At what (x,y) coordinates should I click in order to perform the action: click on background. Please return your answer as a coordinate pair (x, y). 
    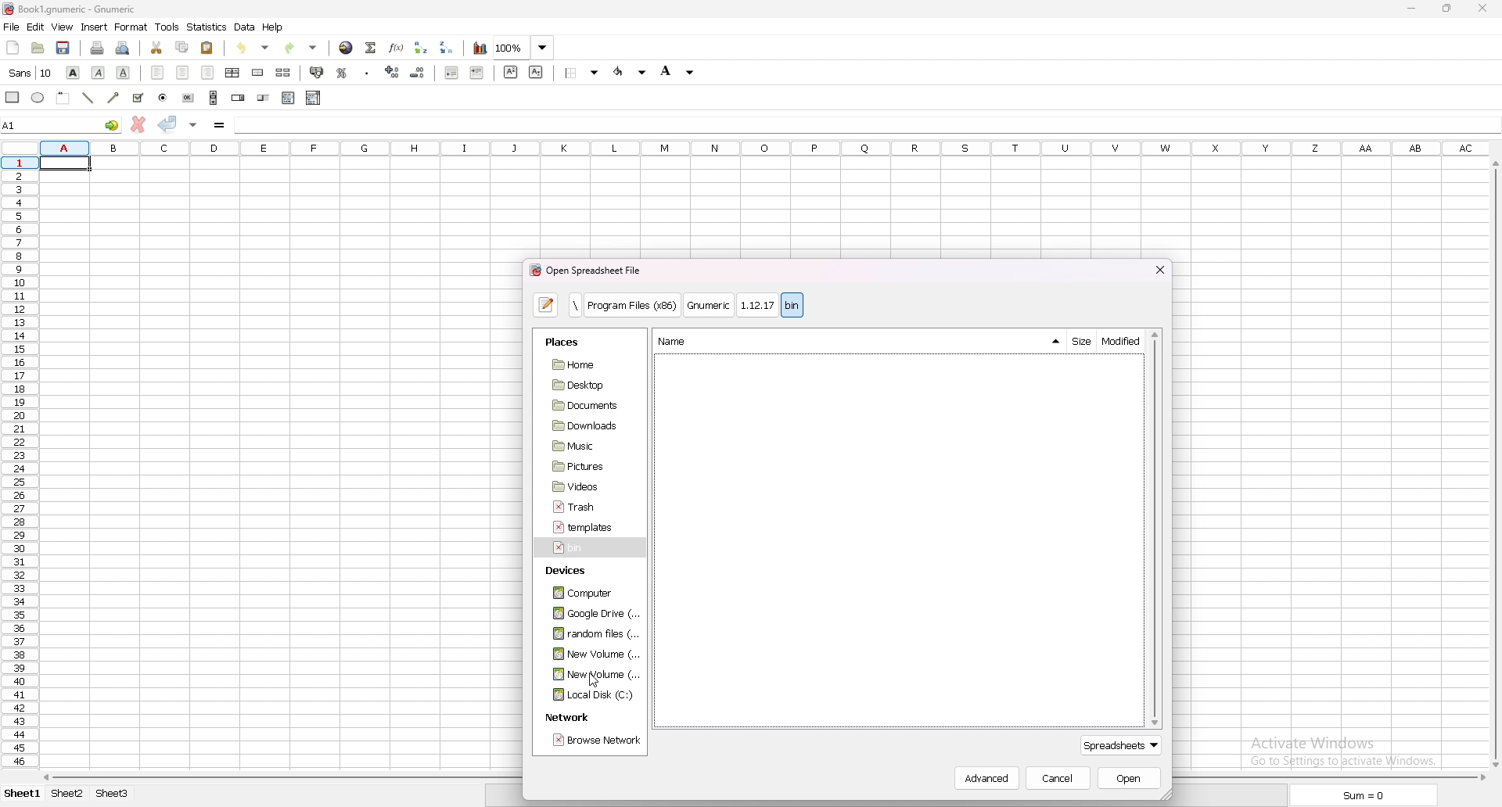
    Looking at the image, I should click on (676, 73).